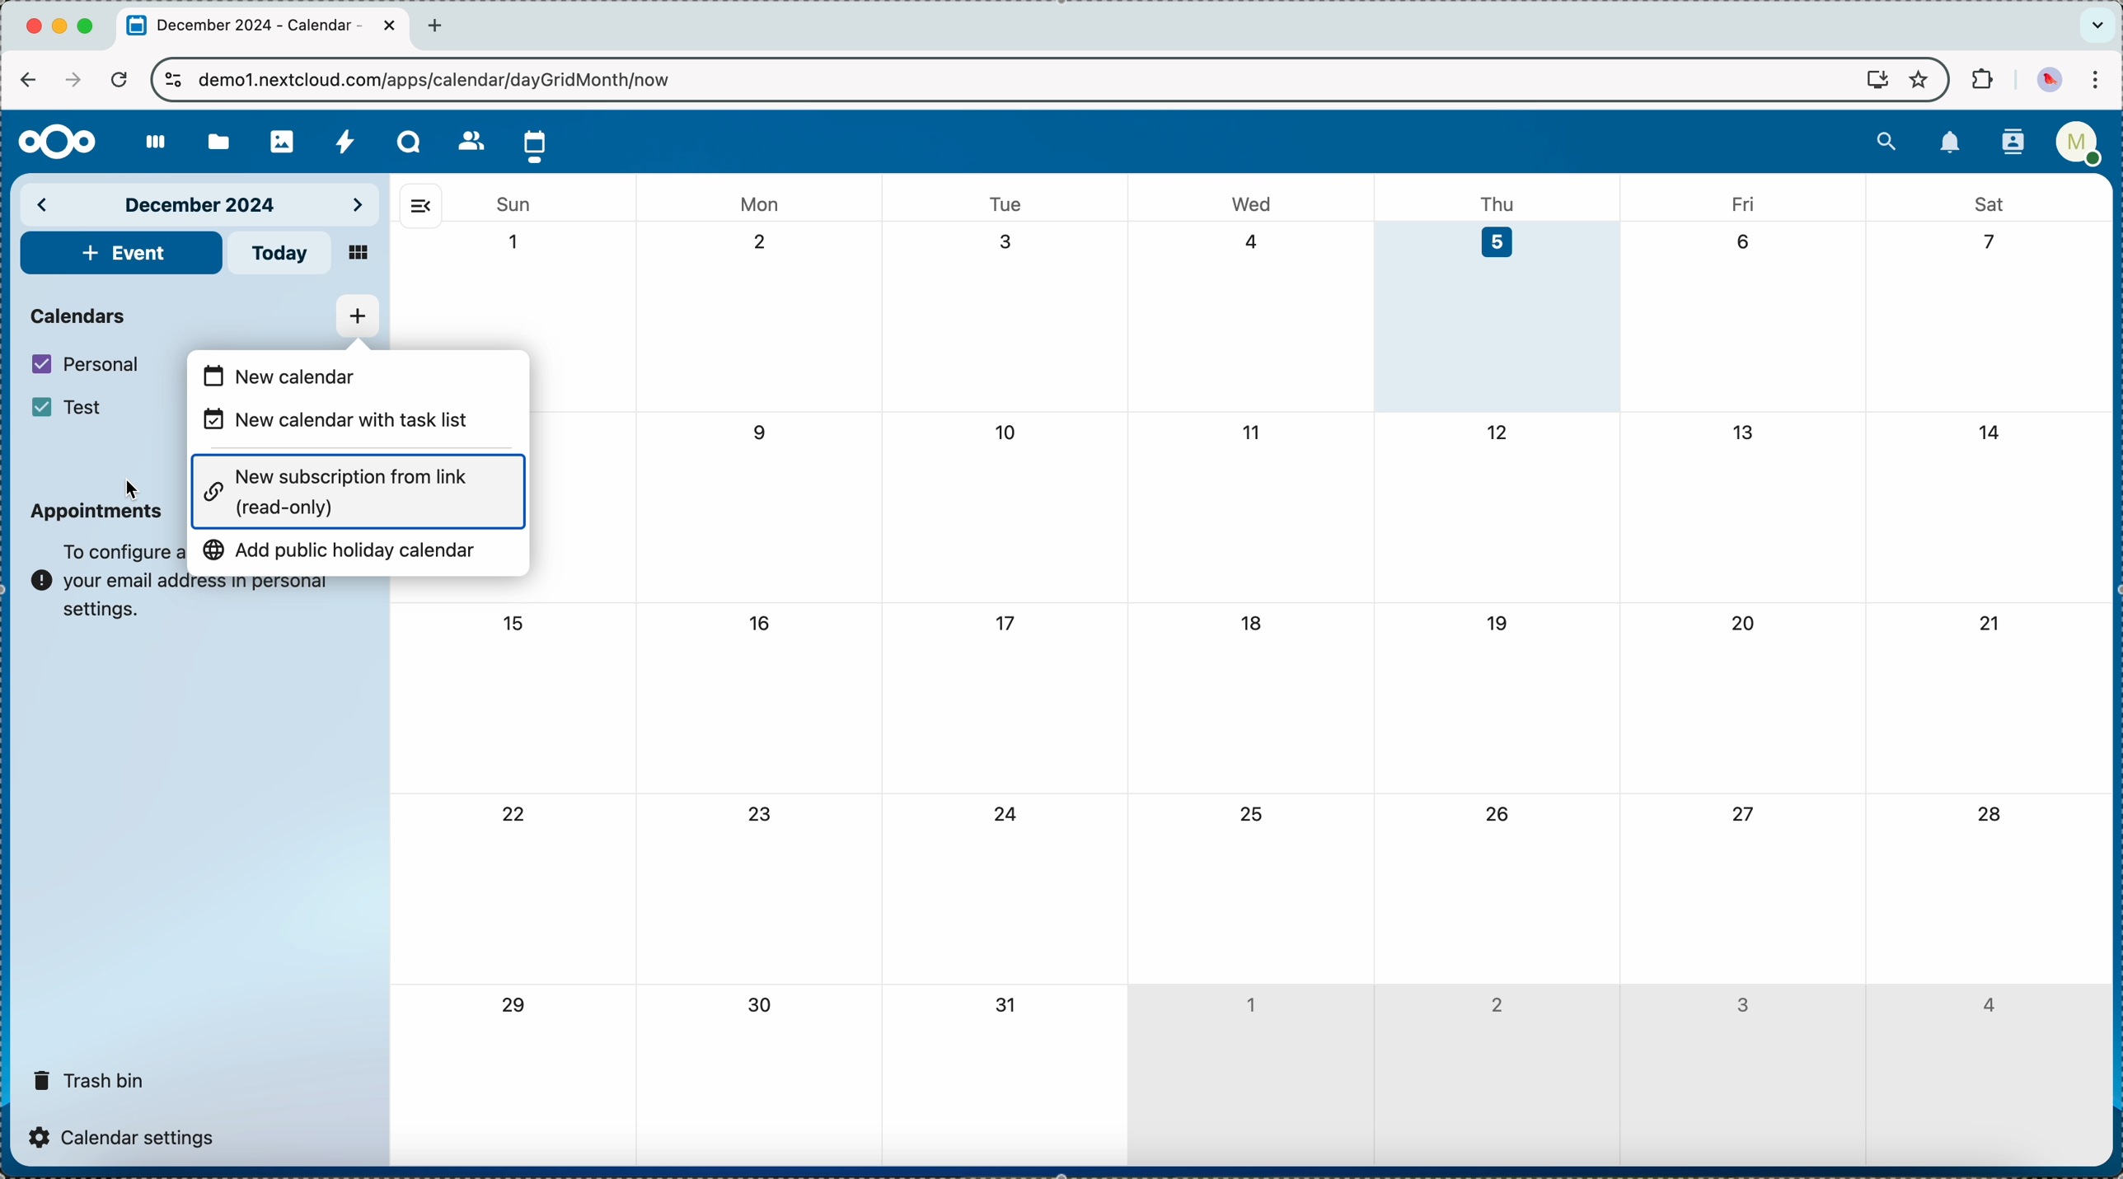 This screenshot has width=2123, height=1179. Describe the element at coordinates (174, 82) in the screenshot. I see `controls` at that location.